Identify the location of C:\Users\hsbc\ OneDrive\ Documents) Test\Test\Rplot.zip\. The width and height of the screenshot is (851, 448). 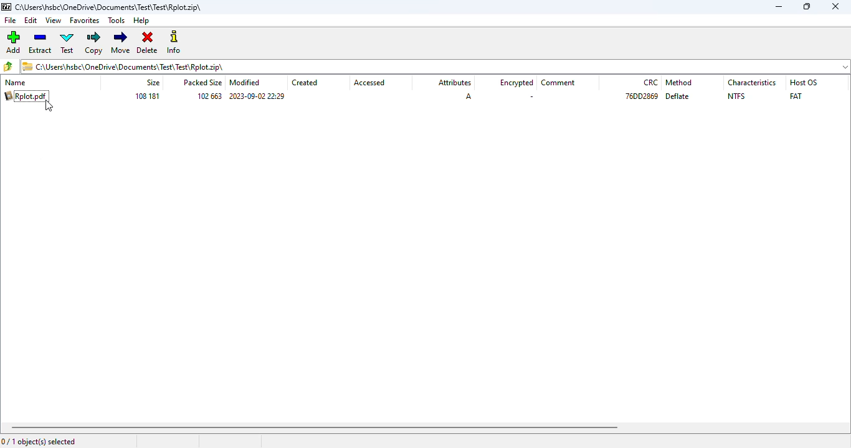
(435, 66).